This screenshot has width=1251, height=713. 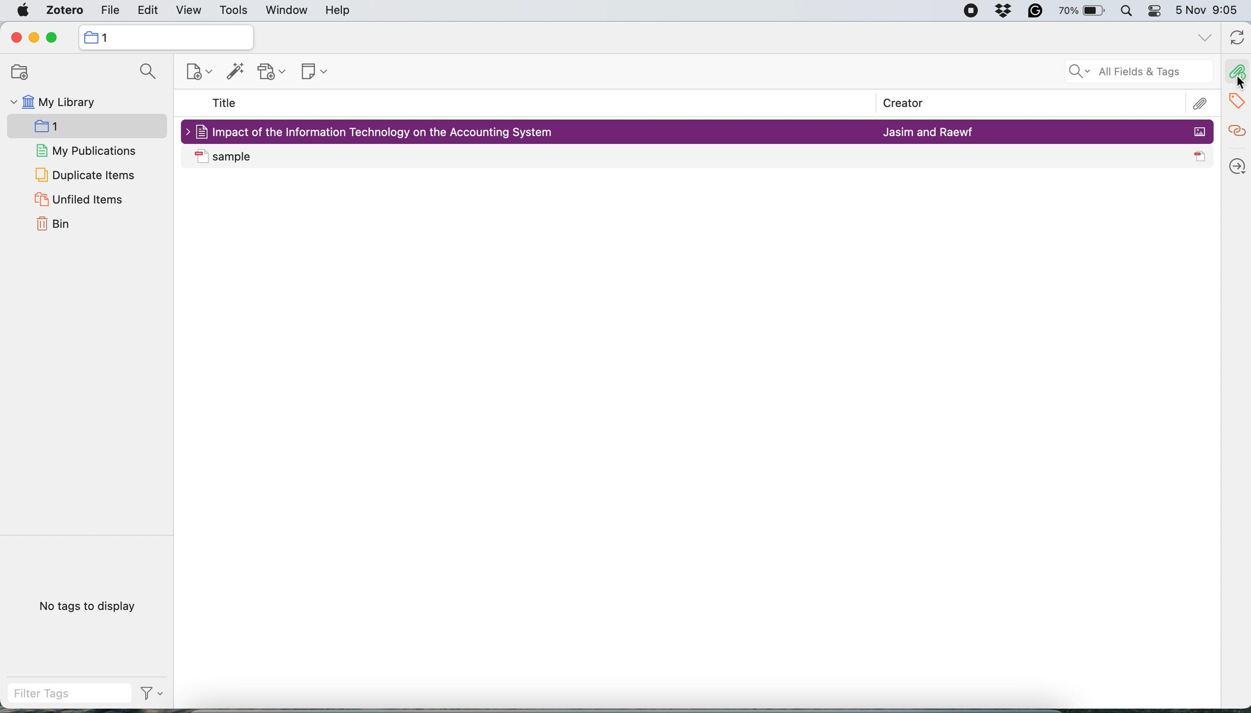 What do you see at coordinates (62, 128) in the screenshot?
I see `collection` at bounding box center [62, 128].